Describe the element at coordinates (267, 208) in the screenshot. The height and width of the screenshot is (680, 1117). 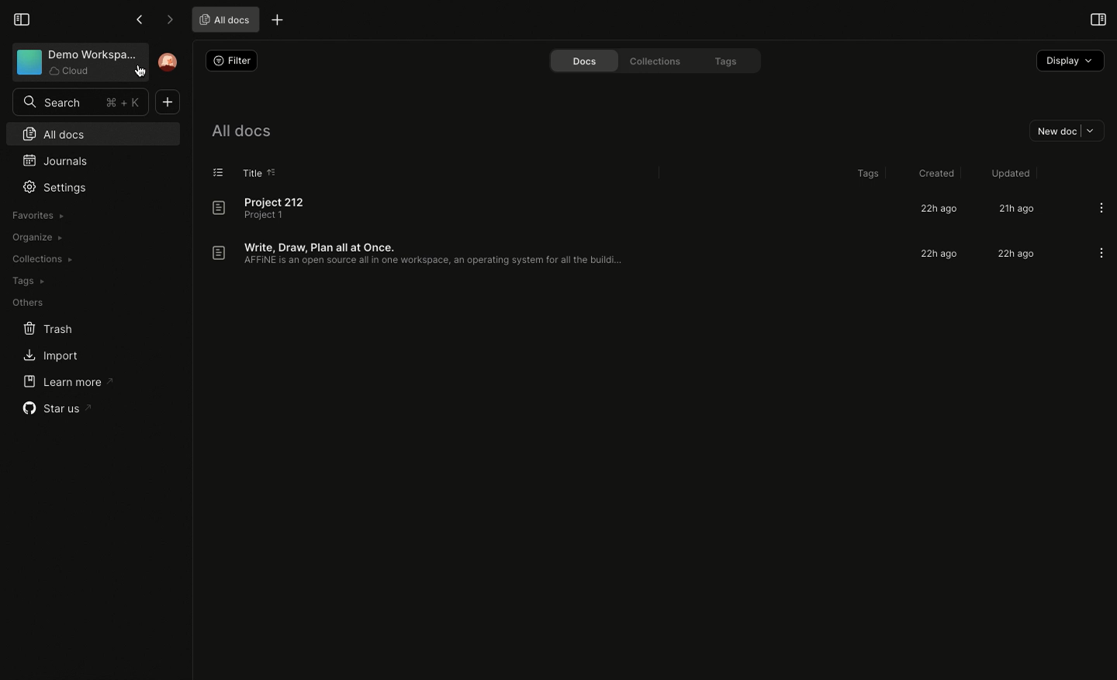
I see `Project 212` at that location.